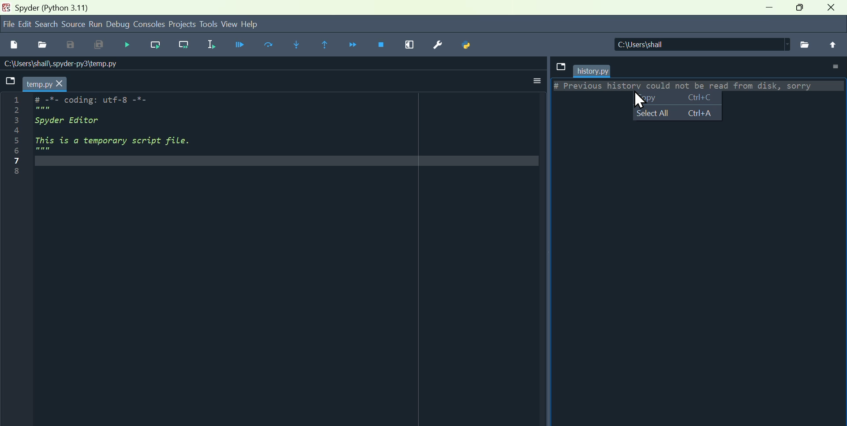  I want to click on Spyder Desktop Icon, so click(7, 7).